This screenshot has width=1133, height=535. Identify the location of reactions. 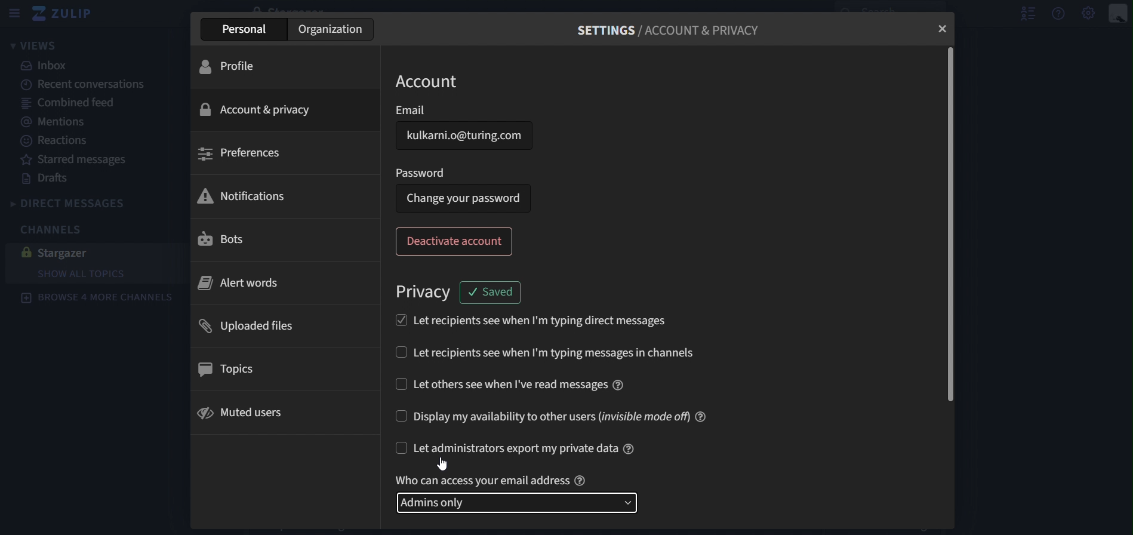
(55, 142).